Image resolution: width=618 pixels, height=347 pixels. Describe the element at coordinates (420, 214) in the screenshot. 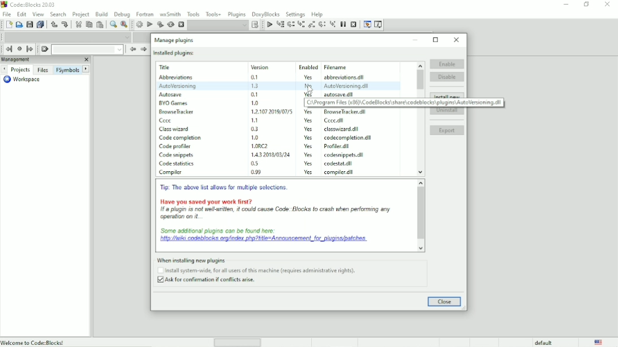

I see `Vertical scrollbar` at that location.